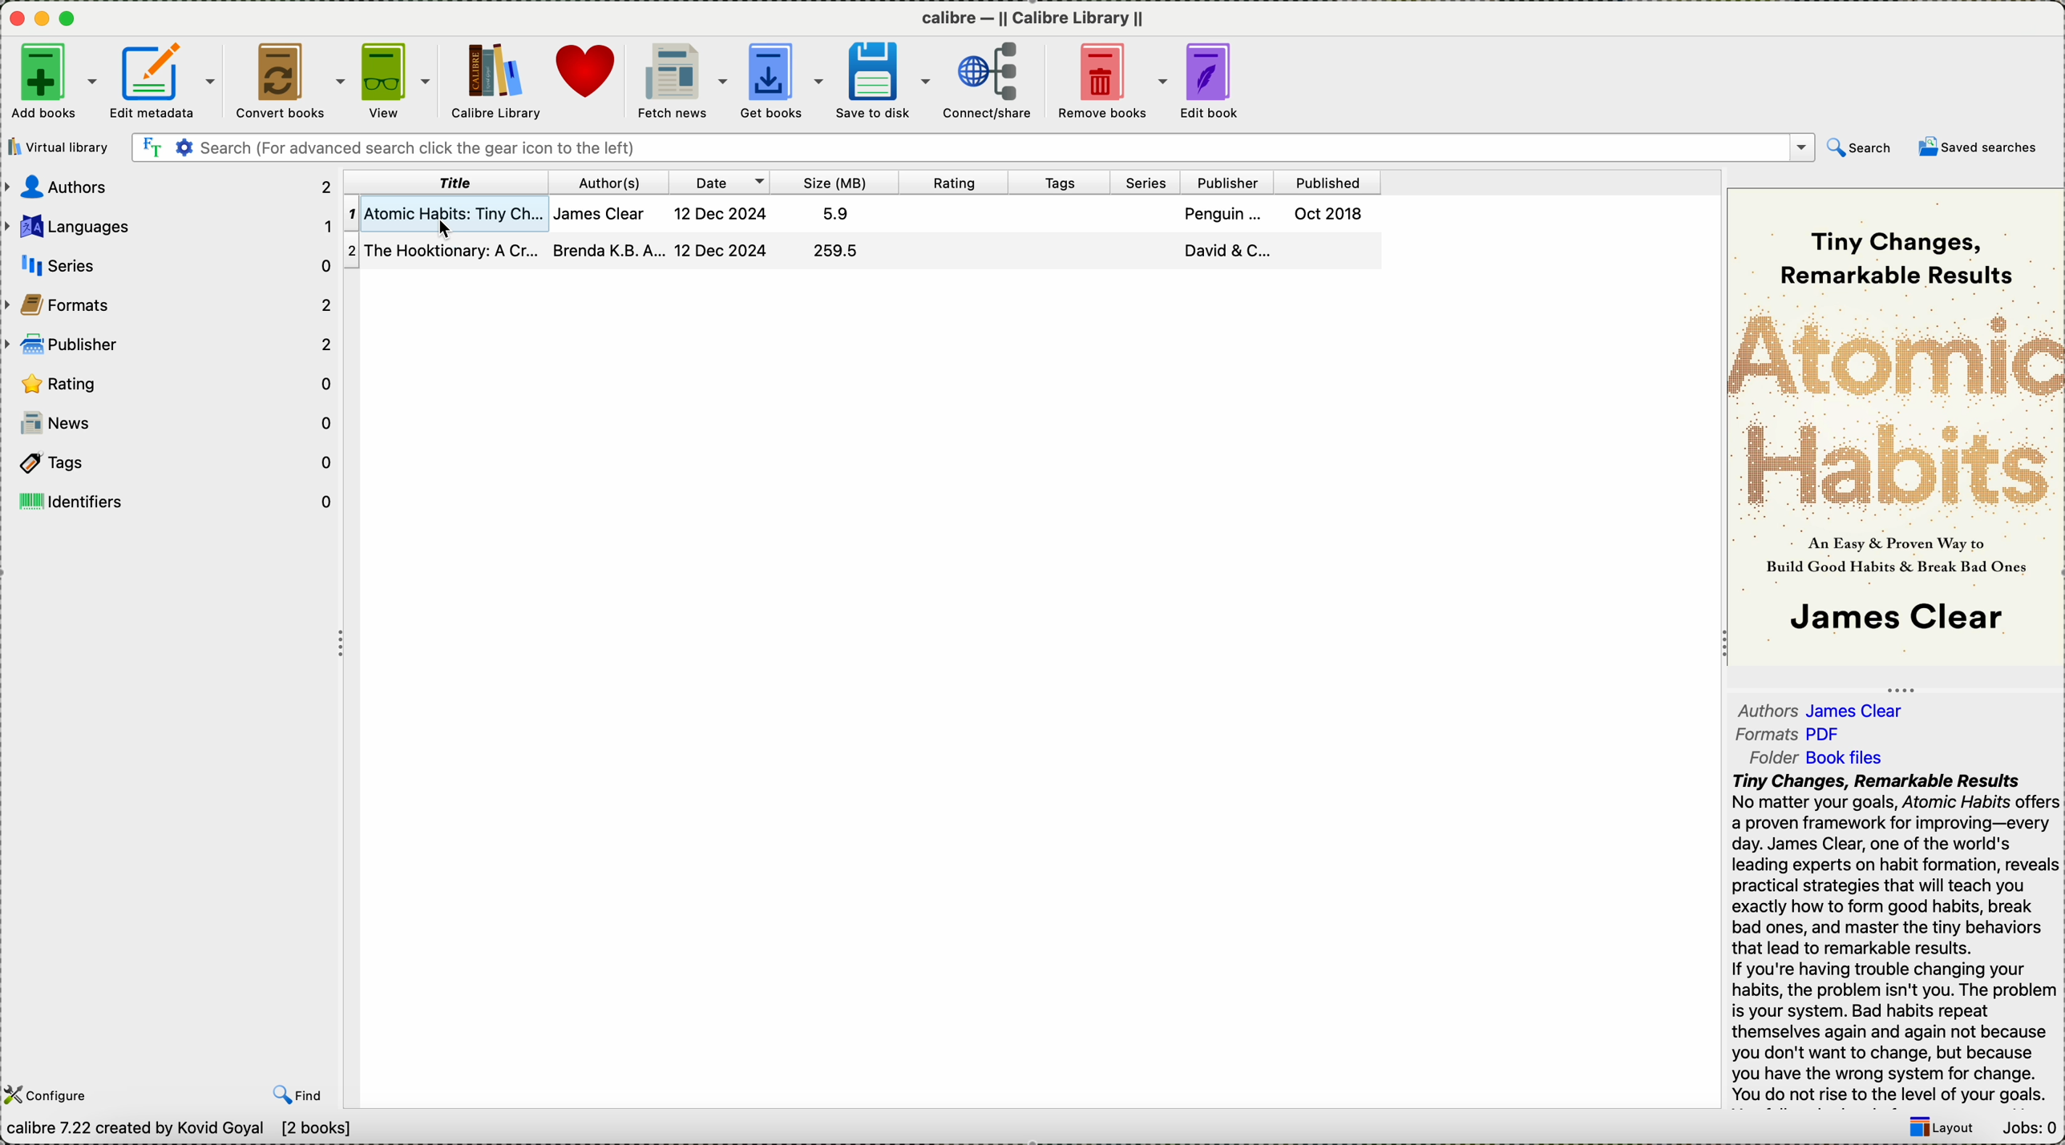  I want to click on book cover preview Atomic Habits, so click(1896, 425).